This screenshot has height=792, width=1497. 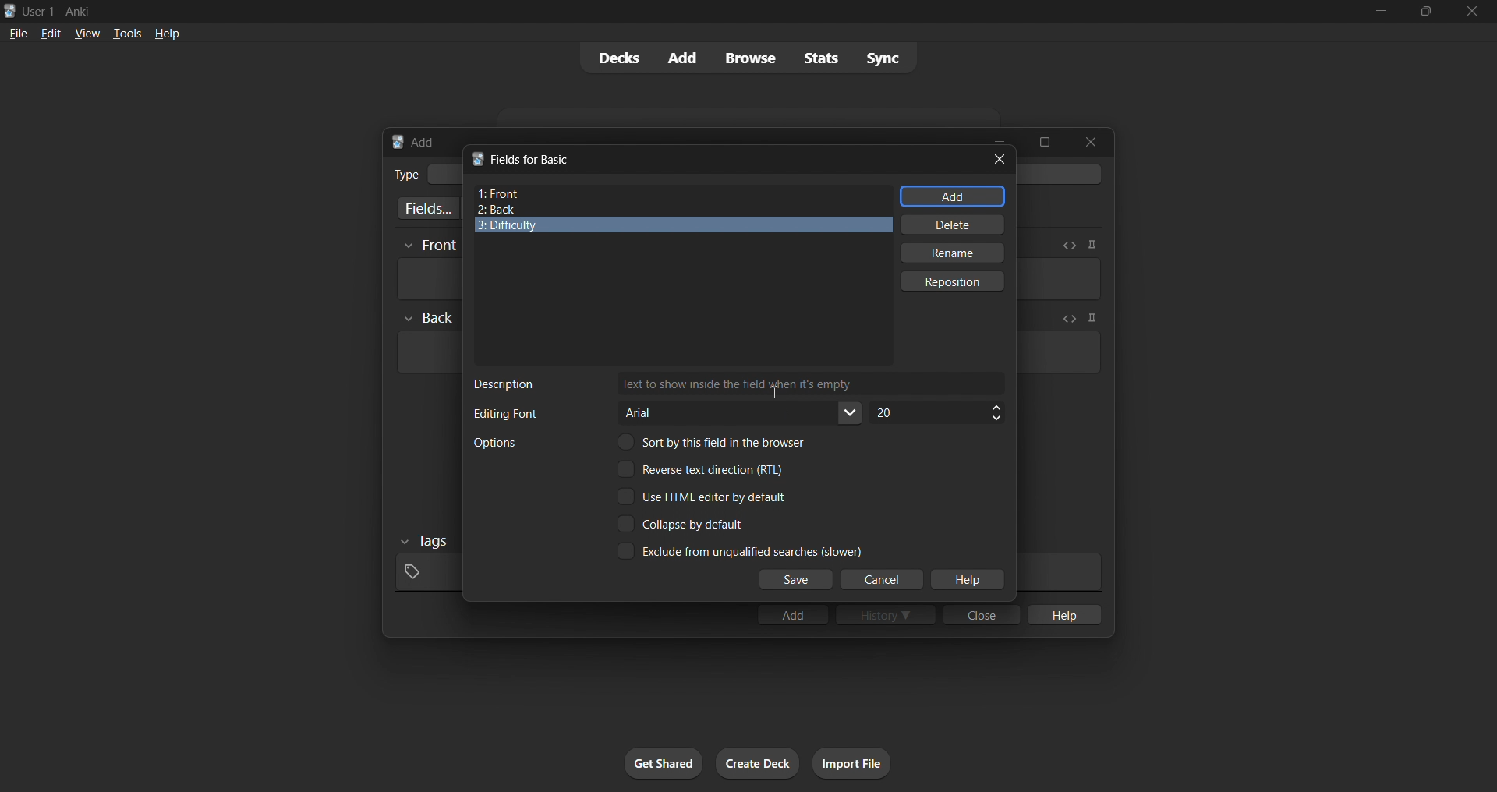 What do you see at coordinates (750, 58) in the screenshot?
I see `browse` at bounding box center [750, 58].